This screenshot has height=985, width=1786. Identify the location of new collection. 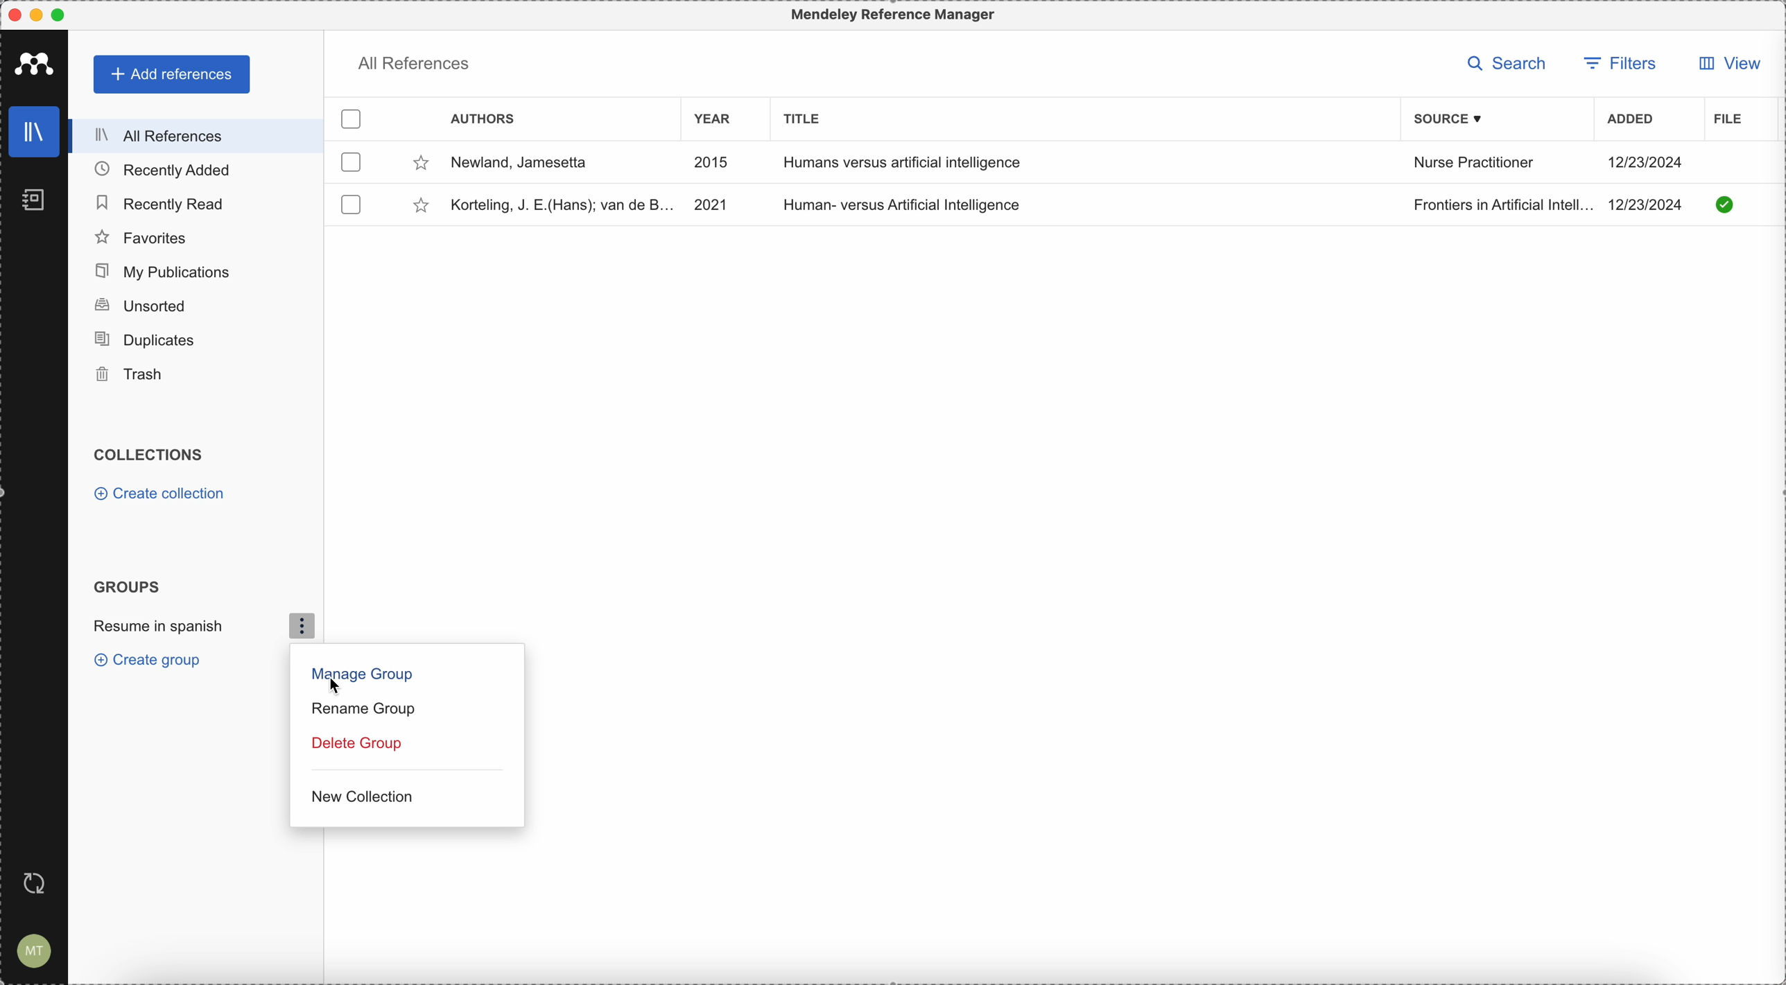
(361, 798).